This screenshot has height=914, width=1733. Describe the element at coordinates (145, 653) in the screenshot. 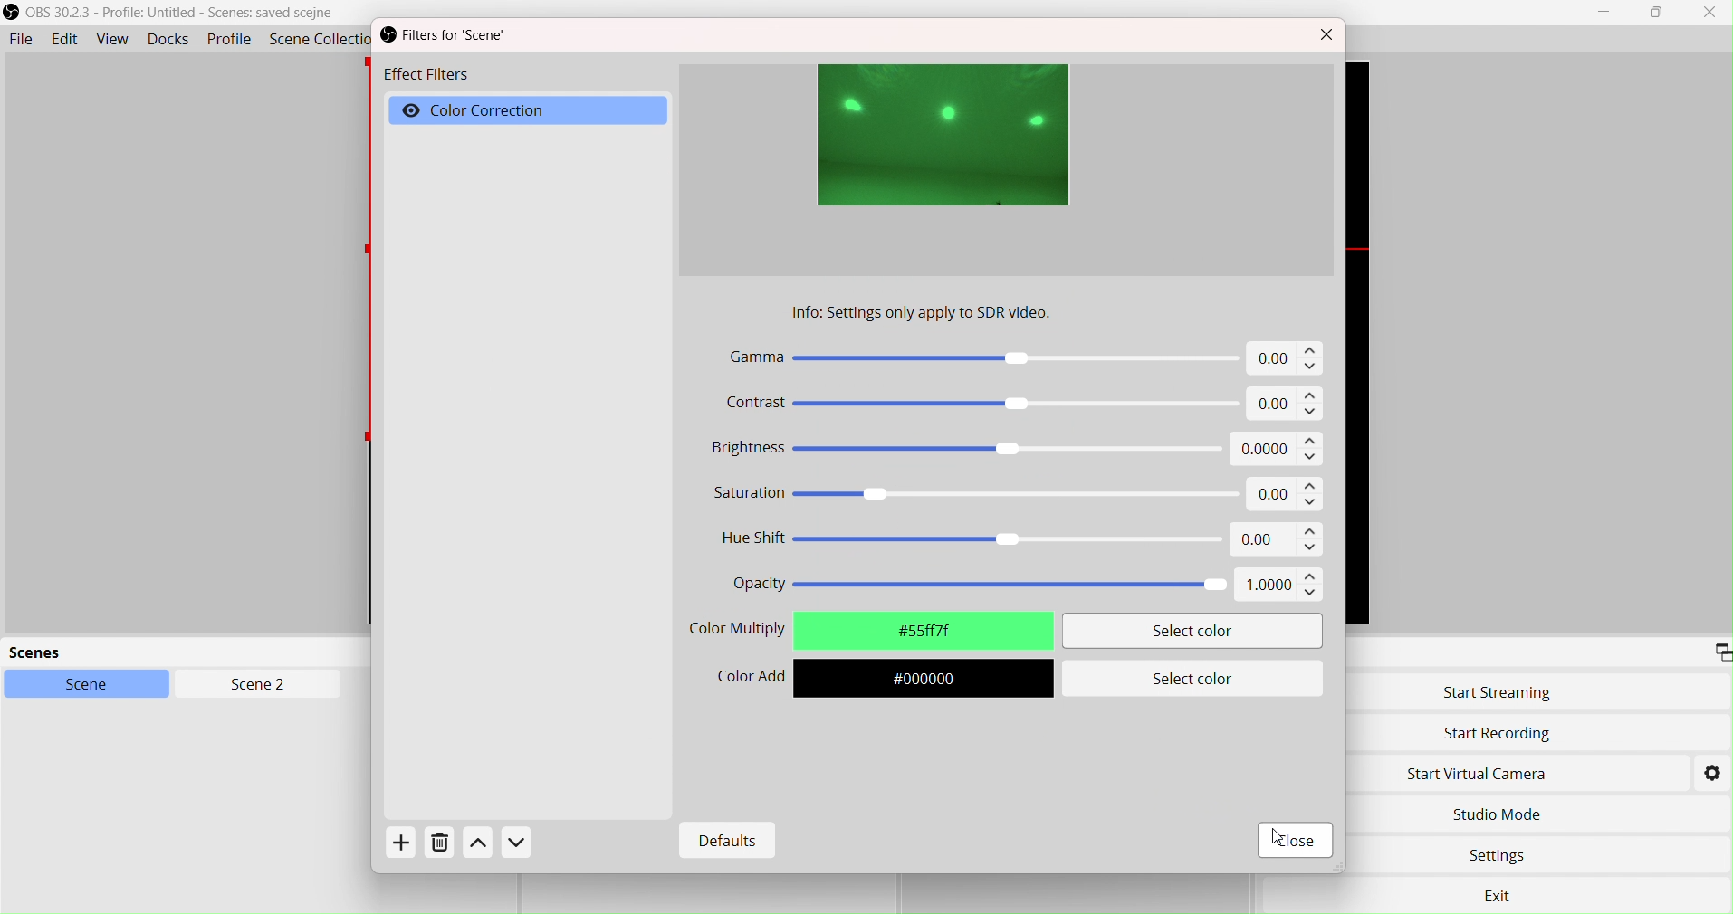

I see `scenes` at that location.